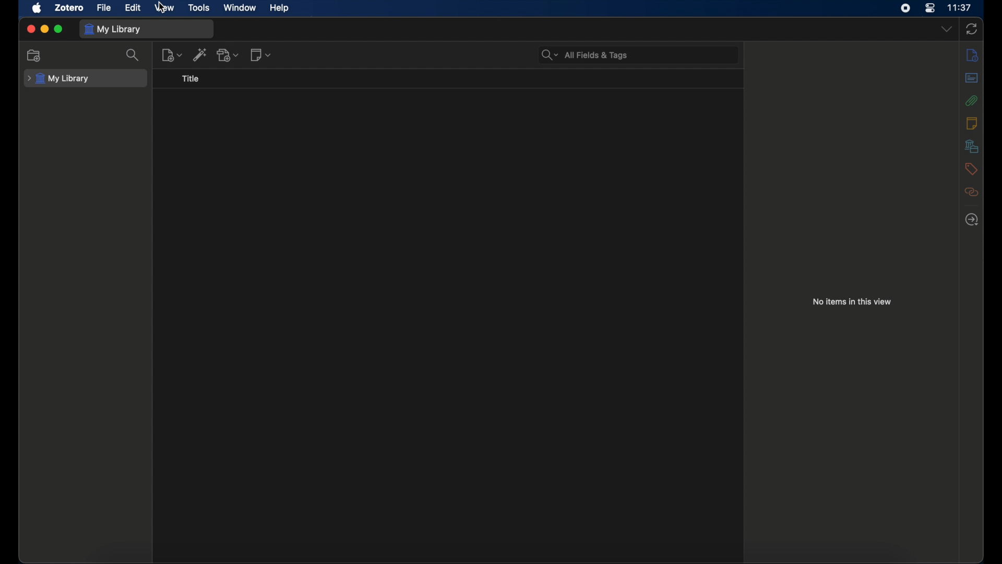 This screenshot has height=564, width=1002. What do you see at coordinates (229, 54) in the screenshot?
I see `add attachments` at bounding box center [229, 54].